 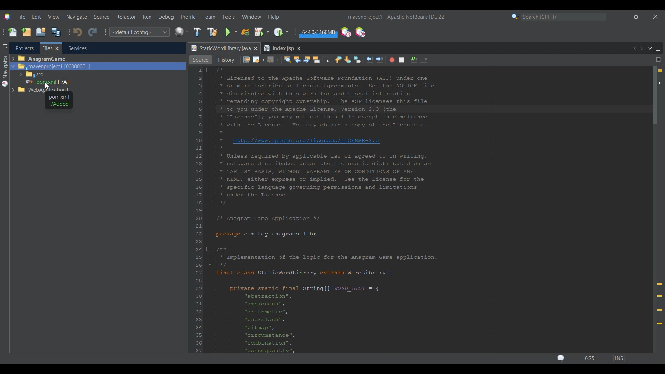 What do you see at coordinates (259, 60) in the screenshot?
I see `Back options` at bounding box center [259, 60].